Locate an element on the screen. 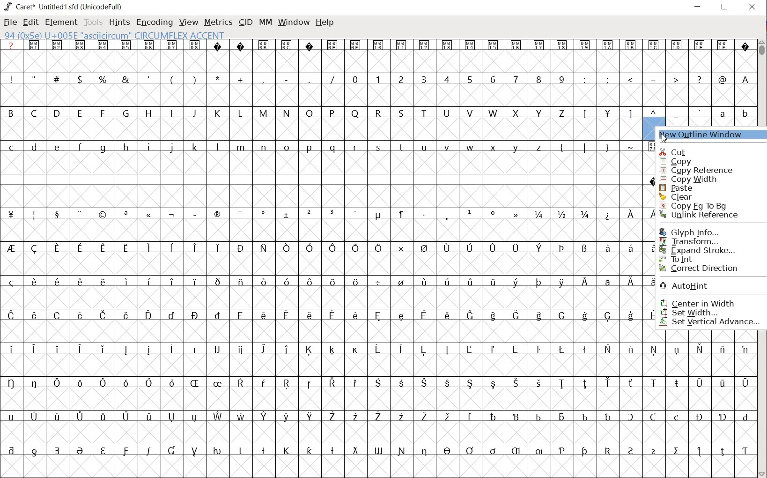 The height and width of the screenshot is (478, 767). ENCODING is located at coordinates (155, 22).